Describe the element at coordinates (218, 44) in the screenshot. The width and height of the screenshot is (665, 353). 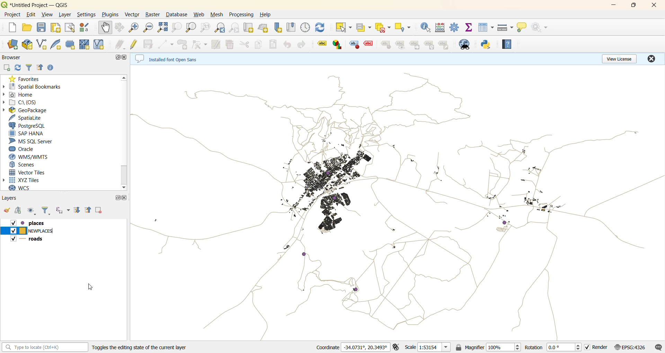
I see `modify` at that location.